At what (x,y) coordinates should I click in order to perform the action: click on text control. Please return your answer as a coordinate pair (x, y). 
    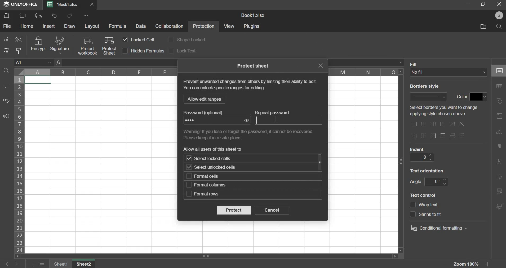
    Looking at the image, I should click on (439, 214).